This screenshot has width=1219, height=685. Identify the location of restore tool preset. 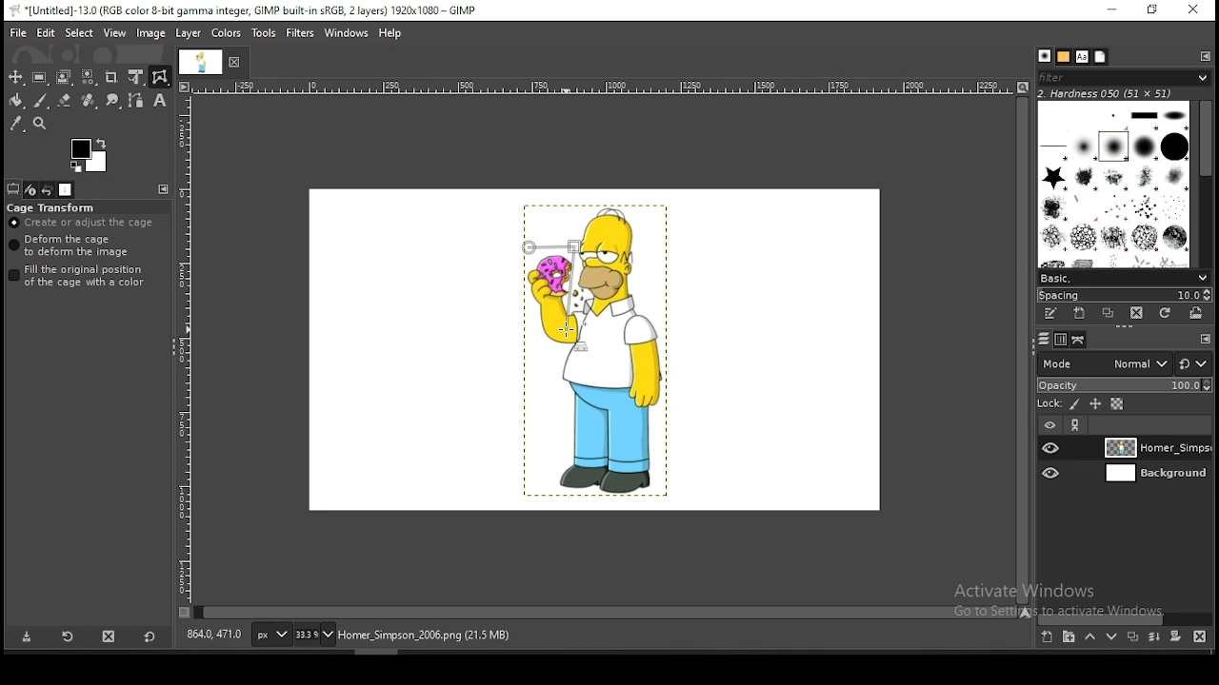
(69, 637).